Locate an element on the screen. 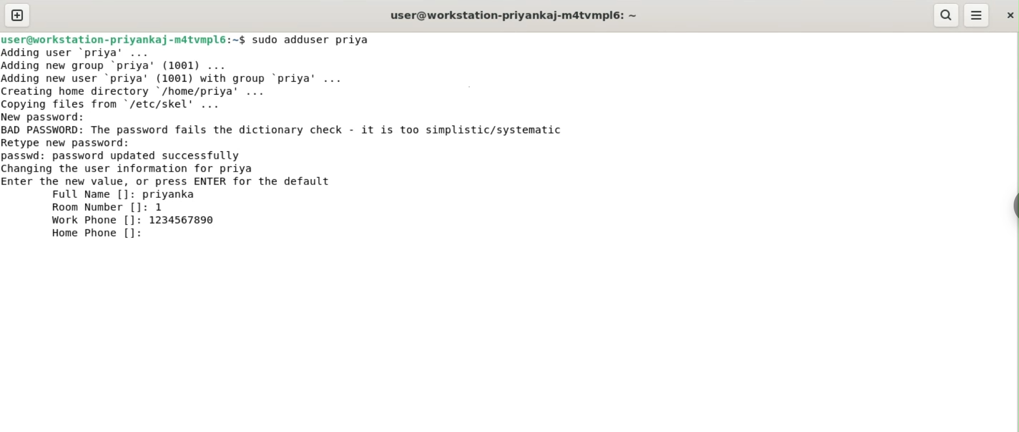  close is located at coordinates (1009, 12).